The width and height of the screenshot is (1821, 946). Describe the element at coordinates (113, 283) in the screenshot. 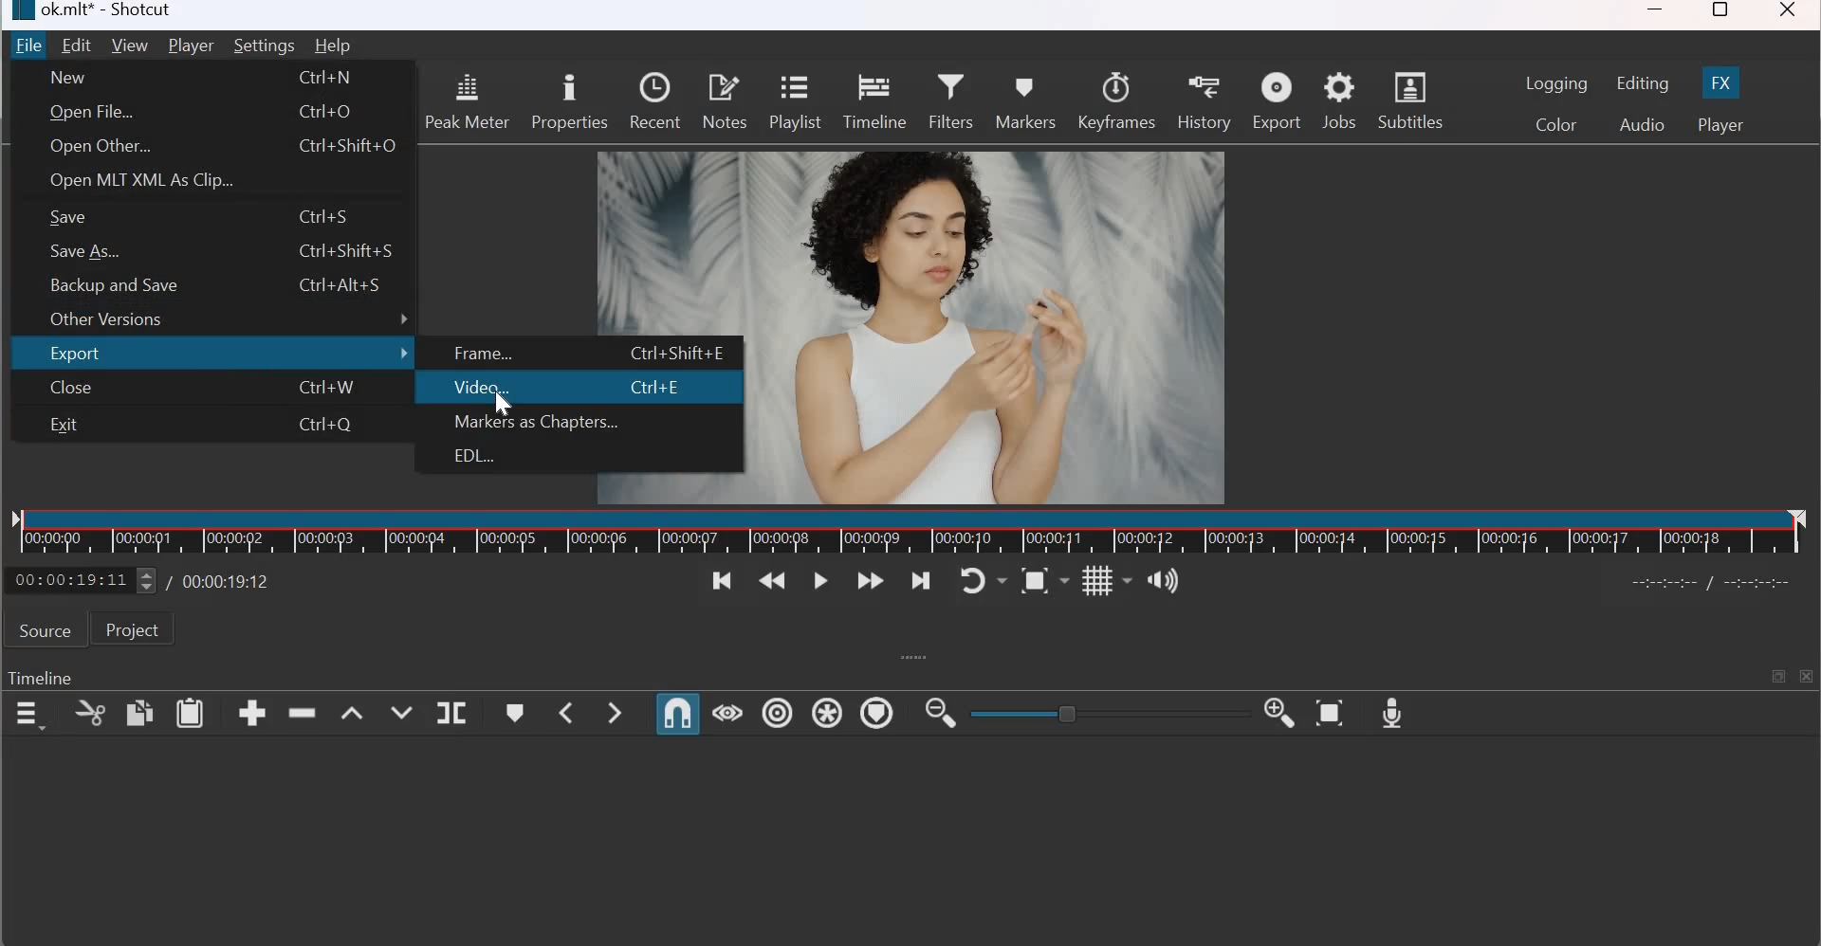

I see `Backup and save` at that location.